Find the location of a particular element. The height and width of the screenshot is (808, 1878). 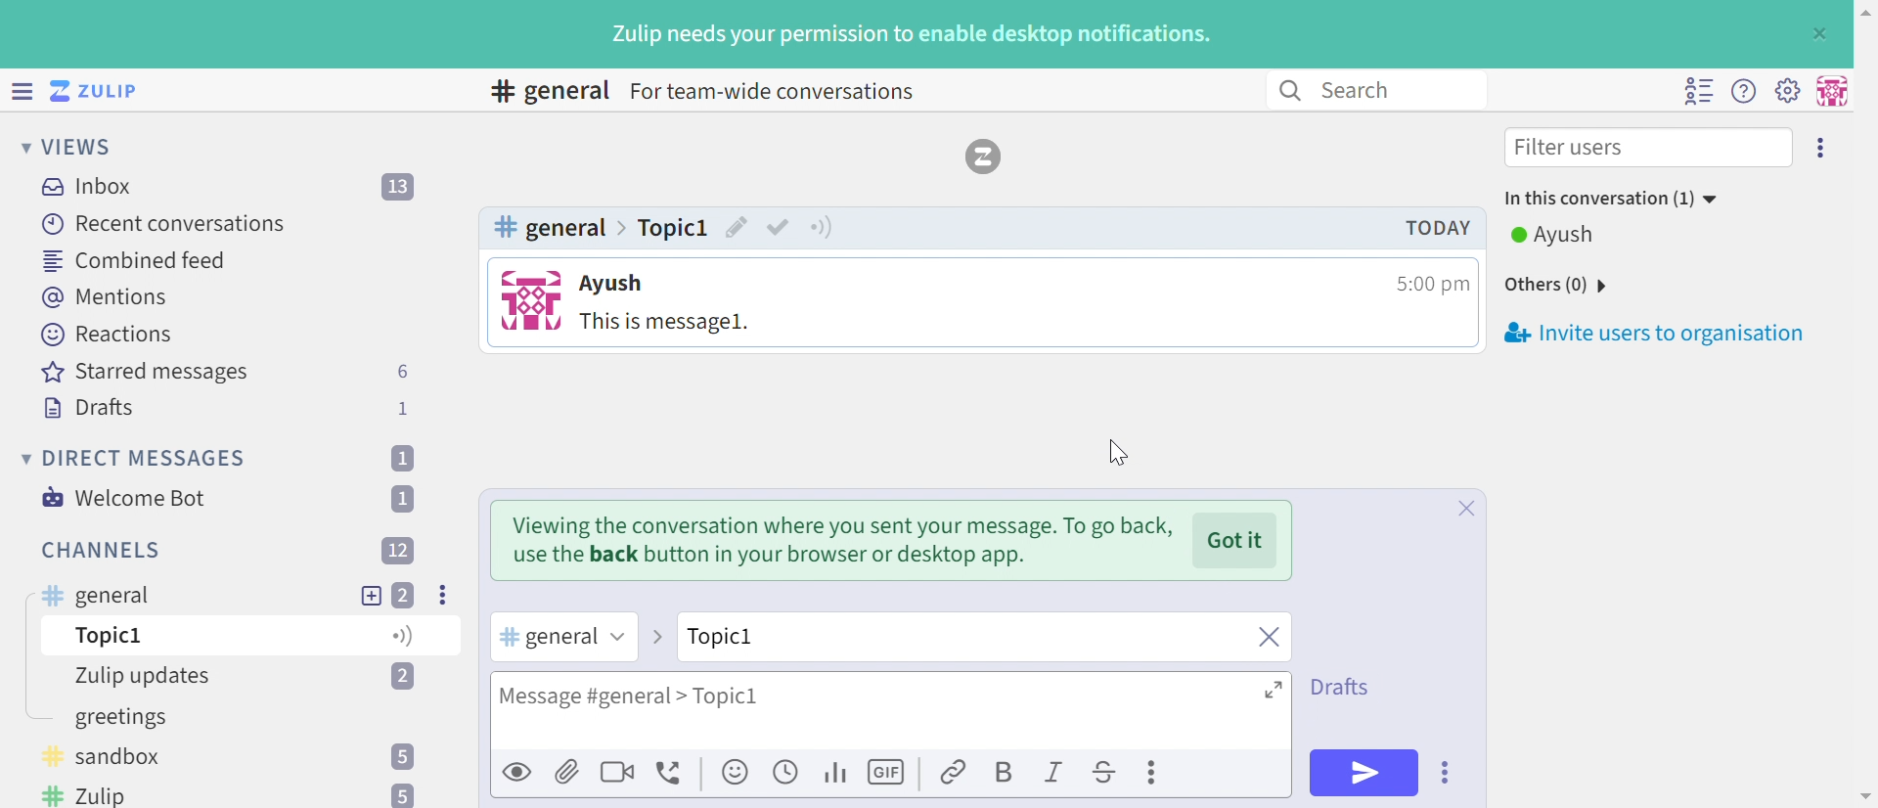

Search is located at coordinates (1365, 89).